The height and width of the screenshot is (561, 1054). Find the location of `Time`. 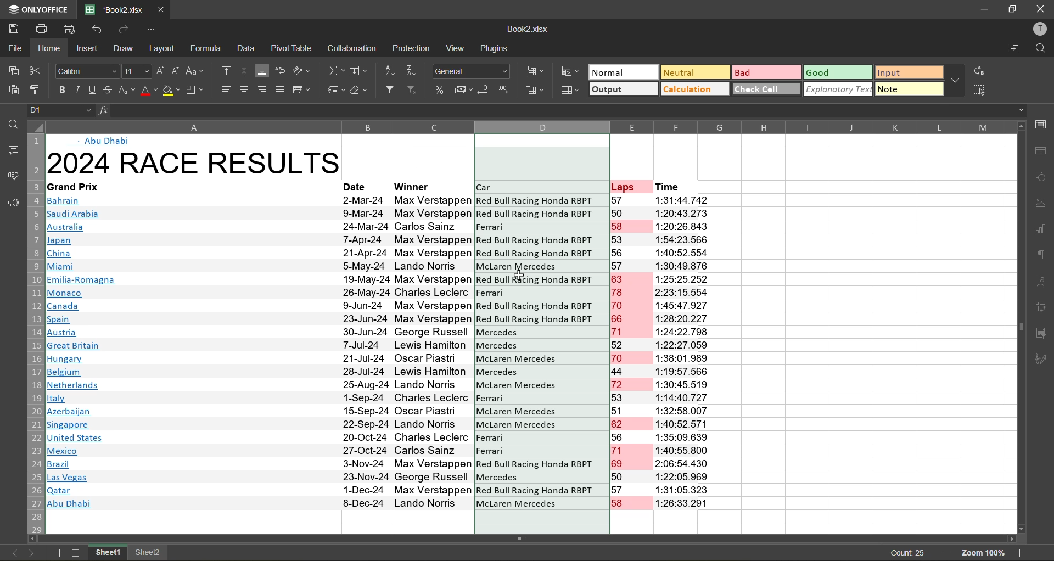

Time is located at coordinates (671, 187).